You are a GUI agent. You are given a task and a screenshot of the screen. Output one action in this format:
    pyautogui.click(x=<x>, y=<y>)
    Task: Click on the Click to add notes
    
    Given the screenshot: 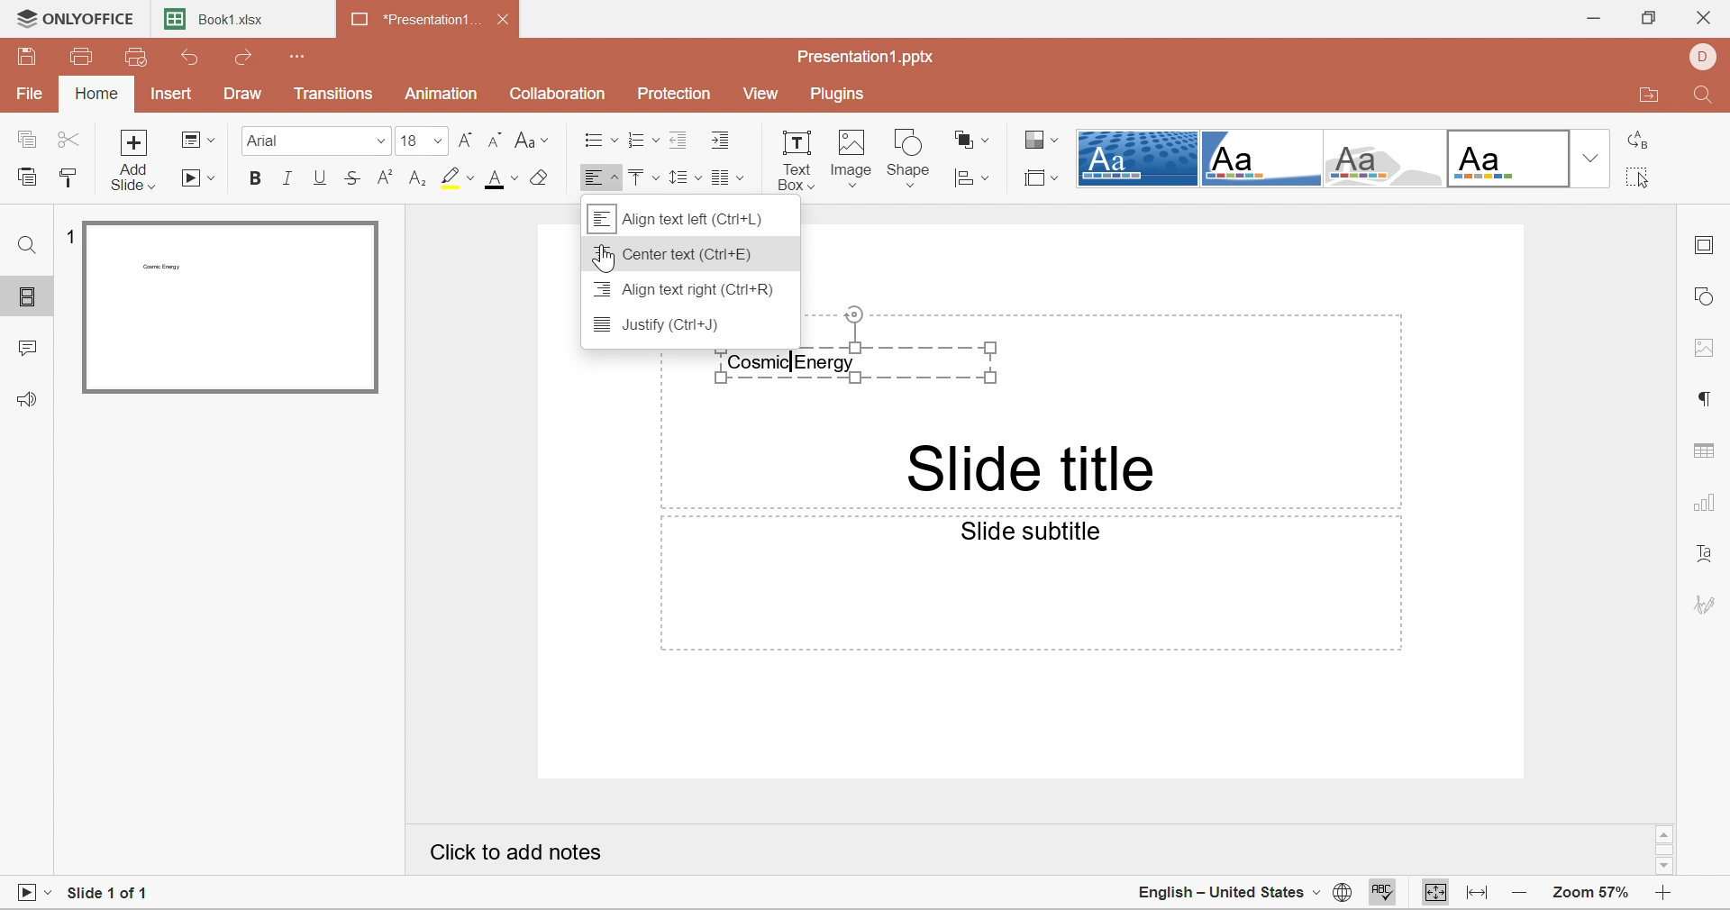 What is the action you would take?
    pyautogui.click(x=517, y=856)
    